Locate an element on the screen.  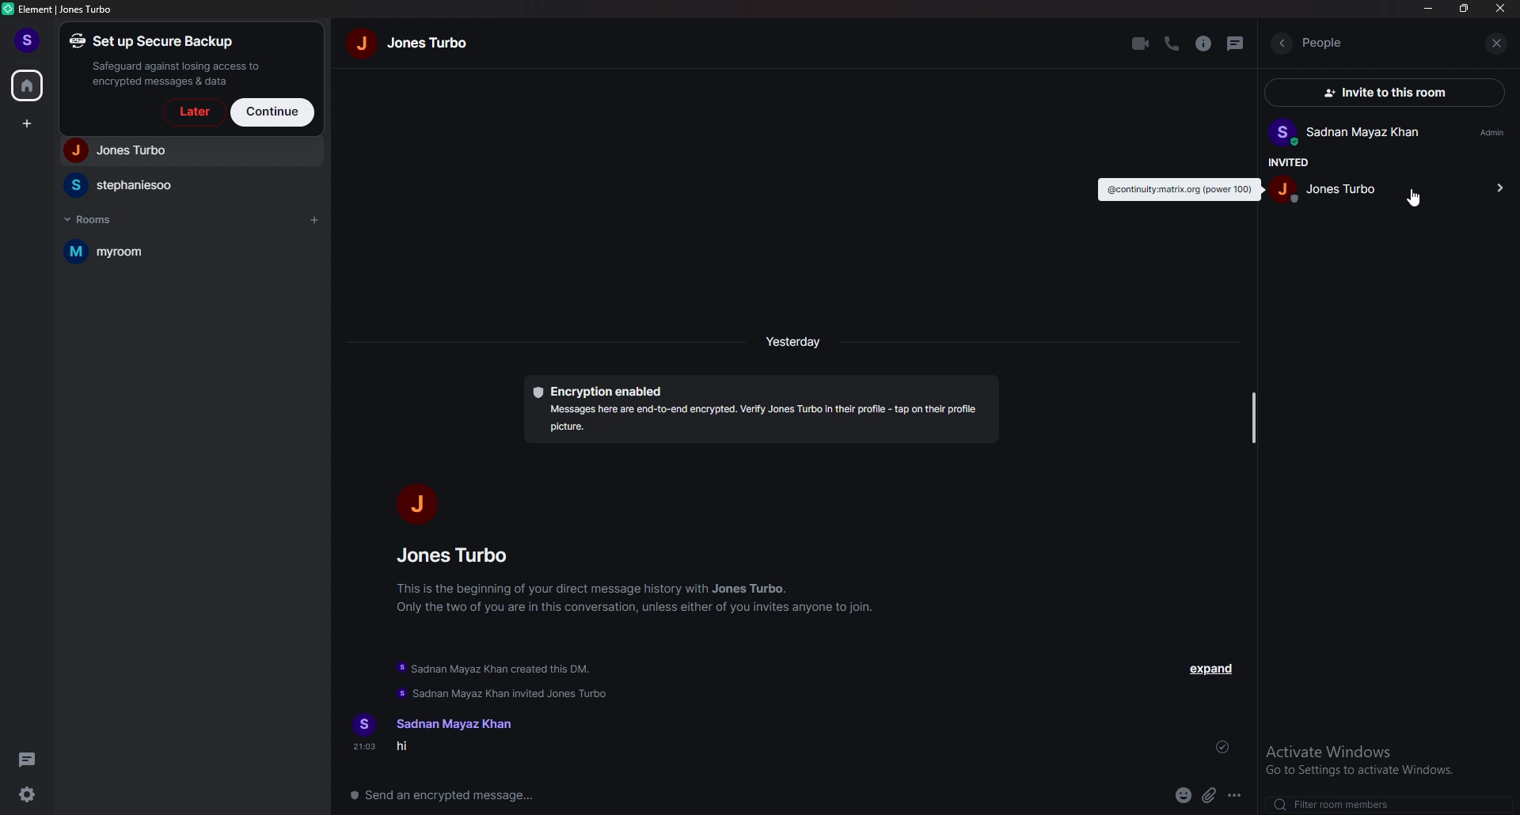
people is located at coordinates (189, 185).